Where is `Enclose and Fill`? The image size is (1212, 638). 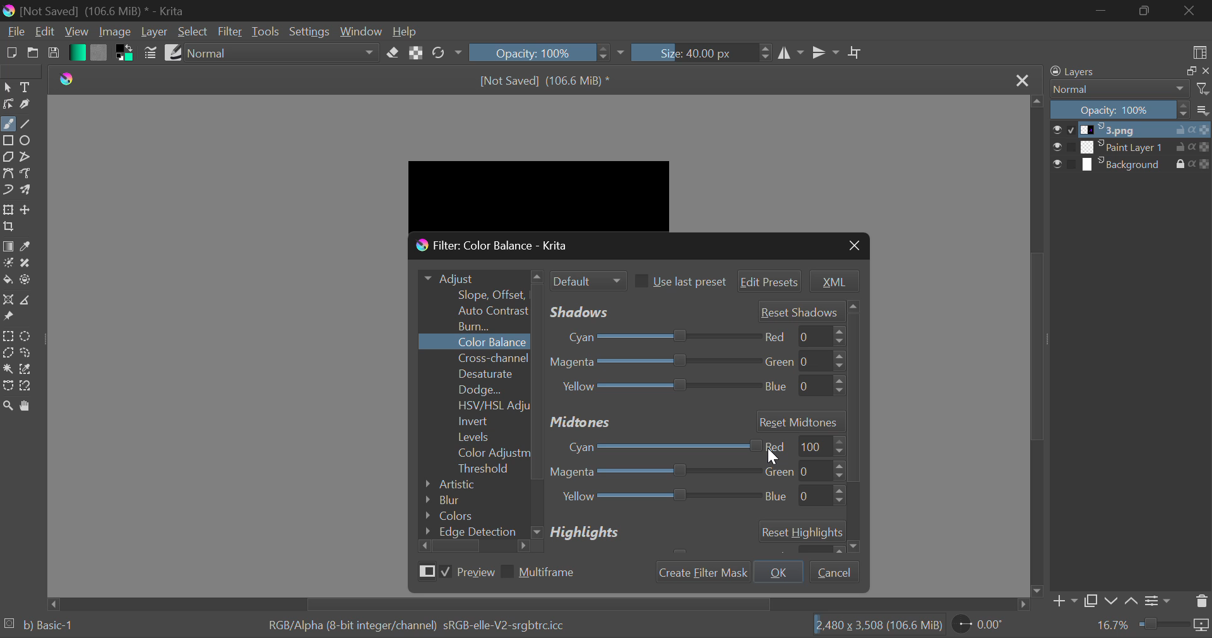
Enclose and Fill is located at coordinates (27, 280).